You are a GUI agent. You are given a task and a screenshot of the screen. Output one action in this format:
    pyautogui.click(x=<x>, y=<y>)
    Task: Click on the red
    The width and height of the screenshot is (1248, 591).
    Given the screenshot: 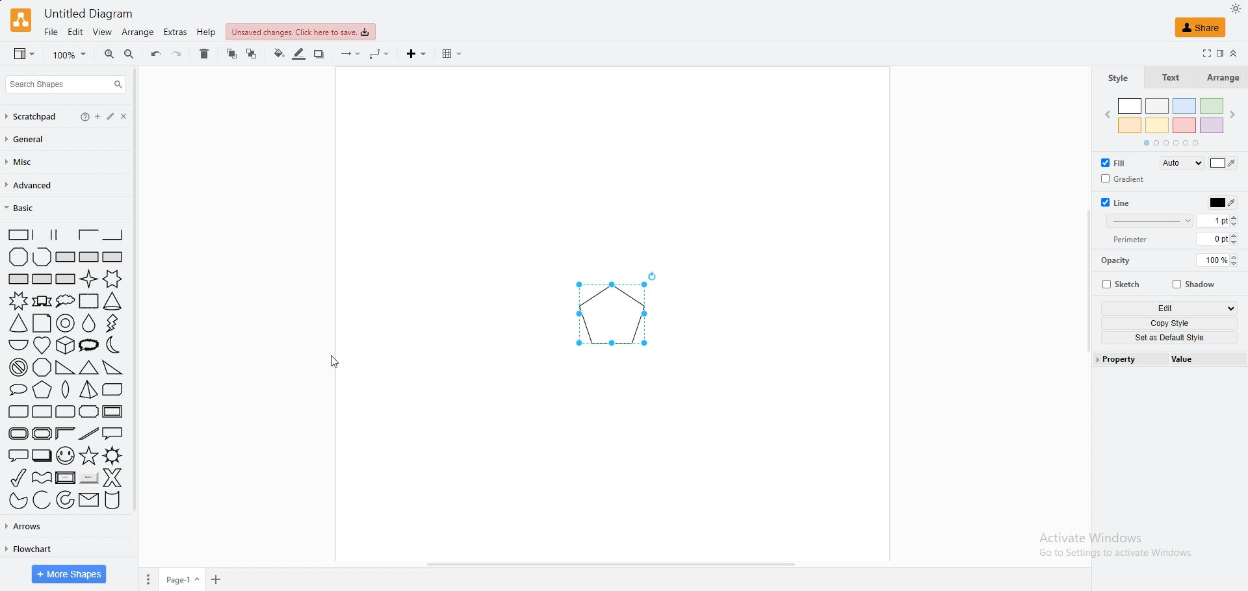 What is the action you would take?
    pyautogui.click(x=1184, y=125)
    